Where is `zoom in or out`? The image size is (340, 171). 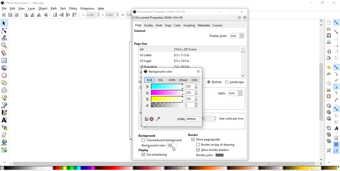
zoom in or out is located at coordinates (5, 45).